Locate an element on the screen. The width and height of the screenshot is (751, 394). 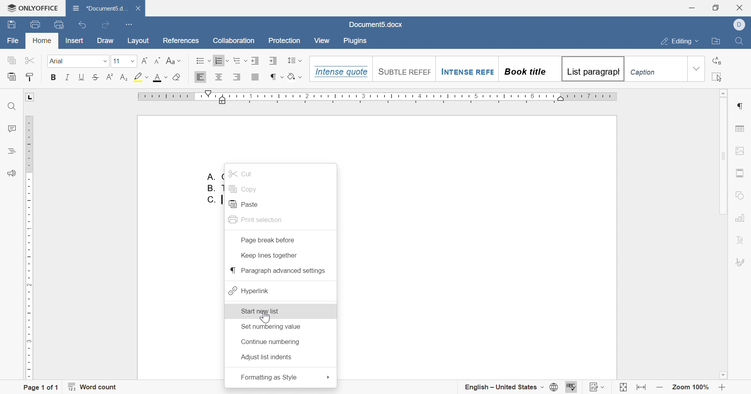
zoom out is located at coordinates (661, 389).